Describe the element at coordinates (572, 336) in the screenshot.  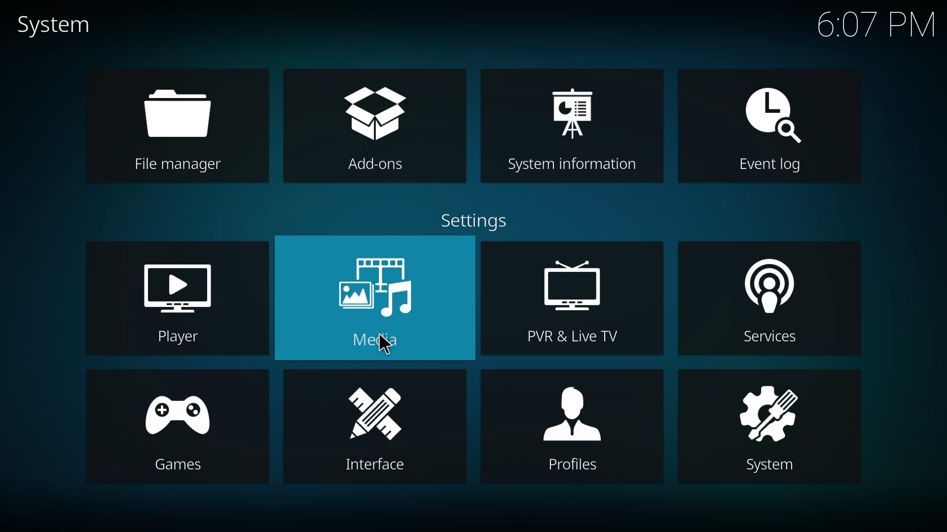
I see `PVR & Live TV` at that location.